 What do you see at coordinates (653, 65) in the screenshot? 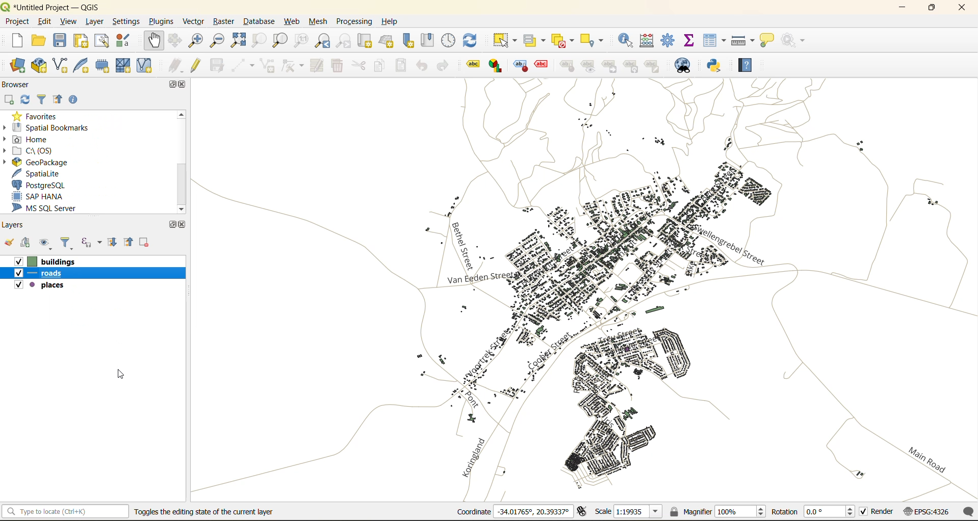
I see `change label properties` at bounding box center [653, 65].